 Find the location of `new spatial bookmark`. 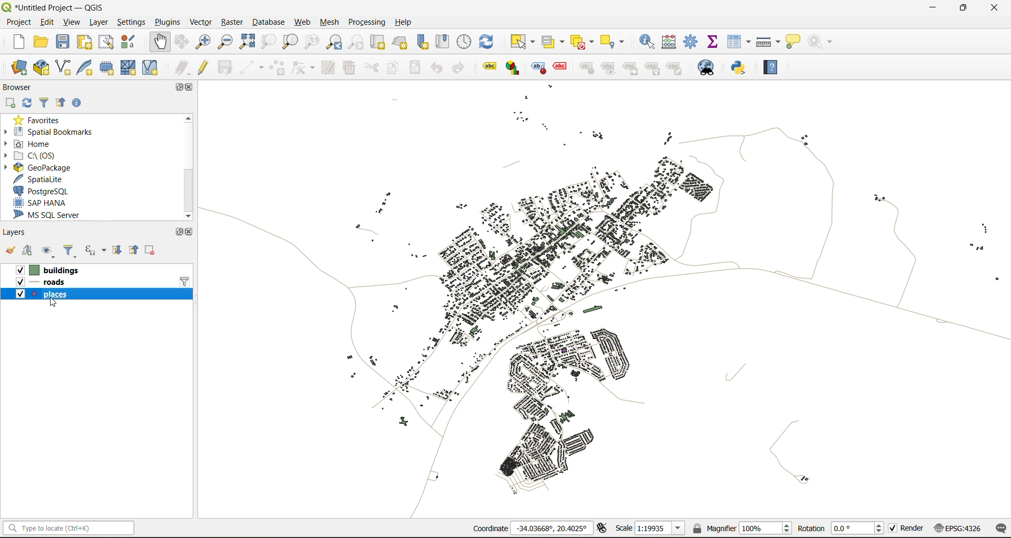

new spatial bookmark is located at coordinates (426, 42).